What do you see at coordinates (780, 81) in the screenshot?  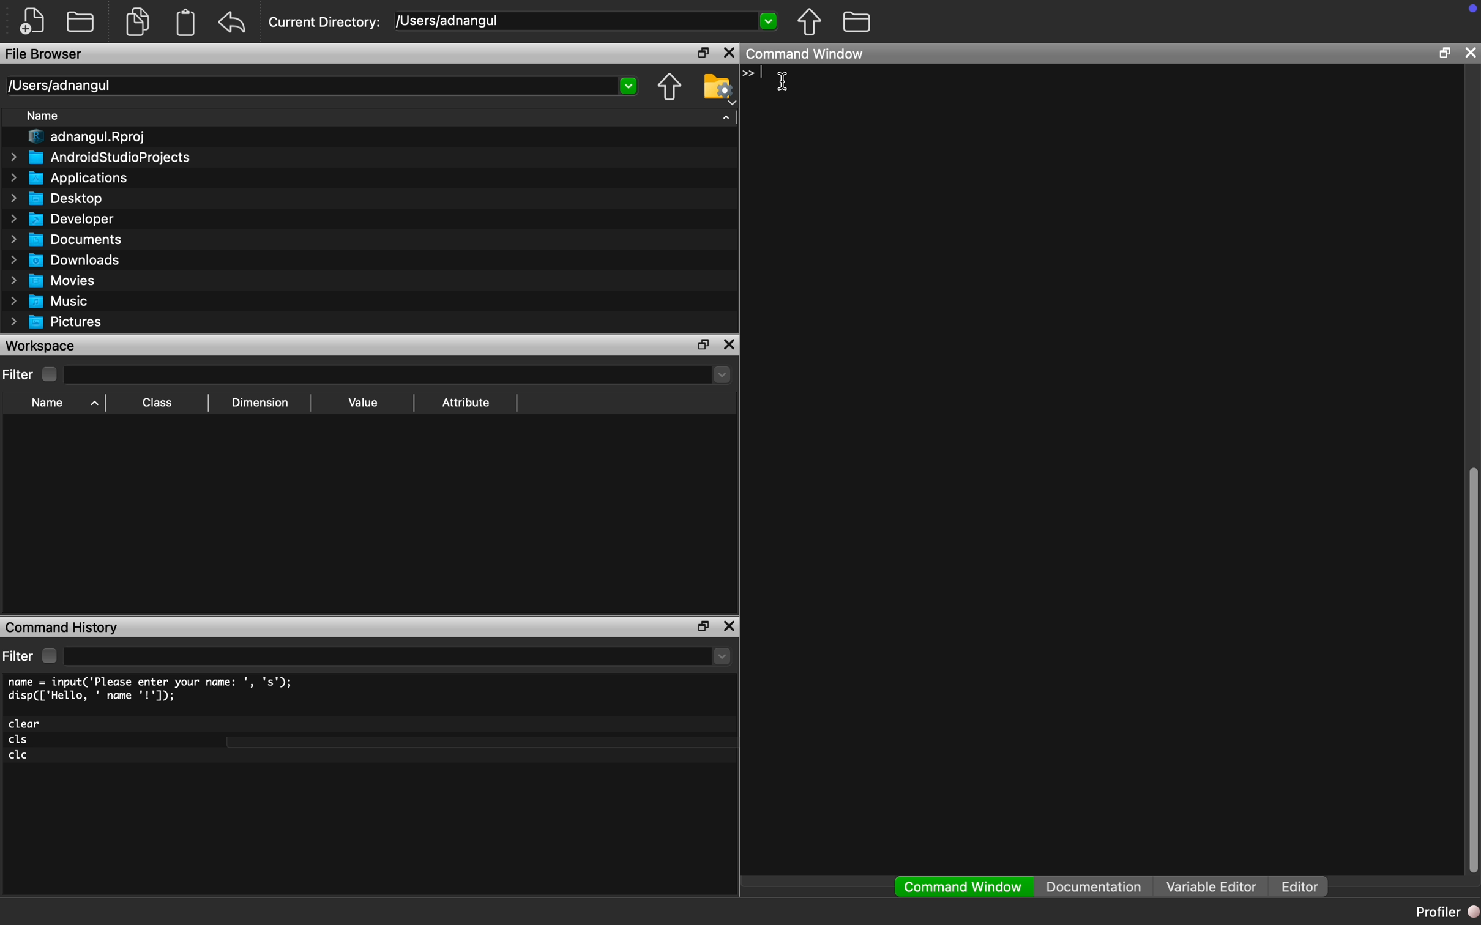 I see `Cursor` at bounding box center [780, 81].